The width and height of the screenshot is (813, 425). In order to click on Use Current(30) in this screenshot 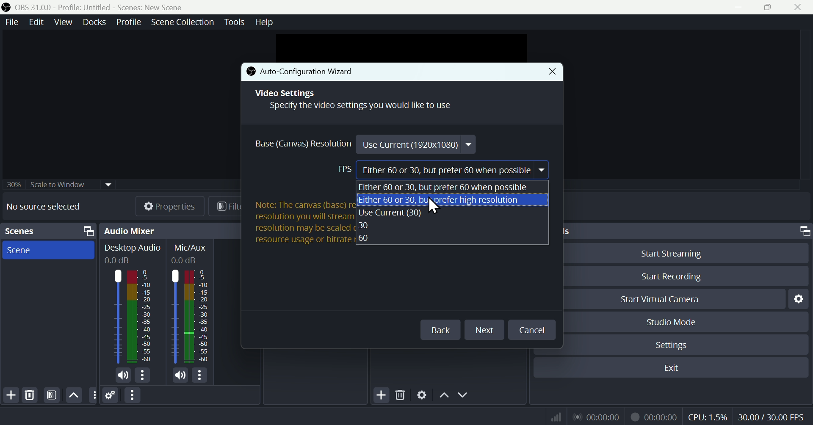, I will do `click(396, 213)`.